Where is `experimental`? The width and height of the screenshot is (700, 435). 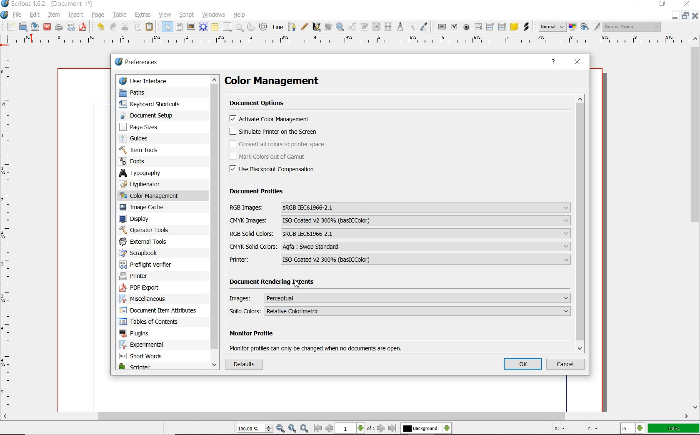
experimental is located at coordinates (153, 344).